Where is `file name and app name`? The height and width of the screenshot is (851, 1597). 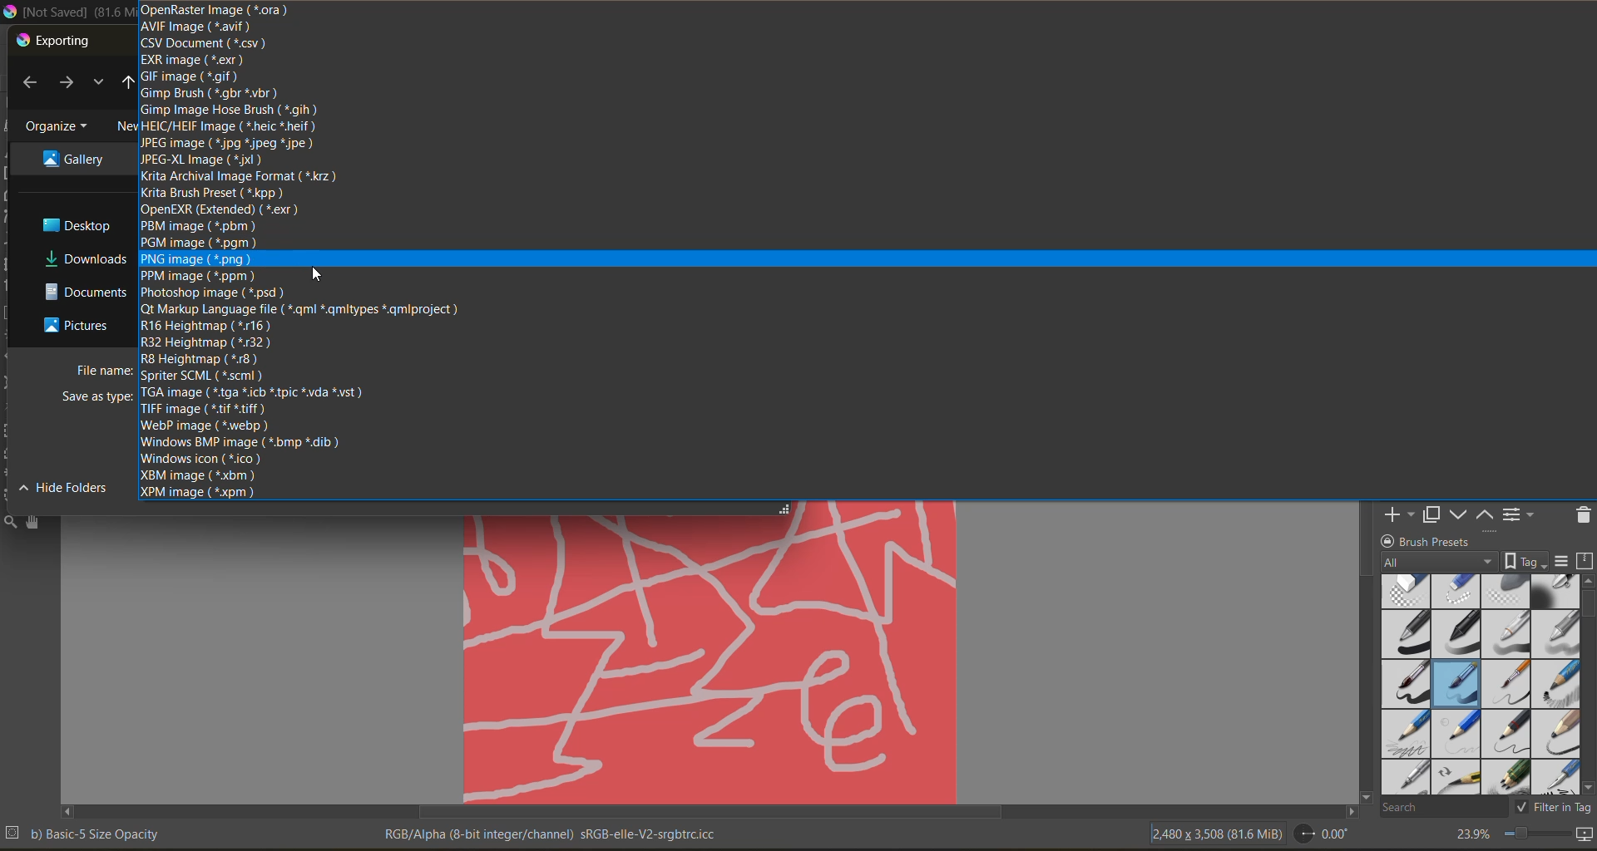 file name and app name is located at coordinates (67, 12).